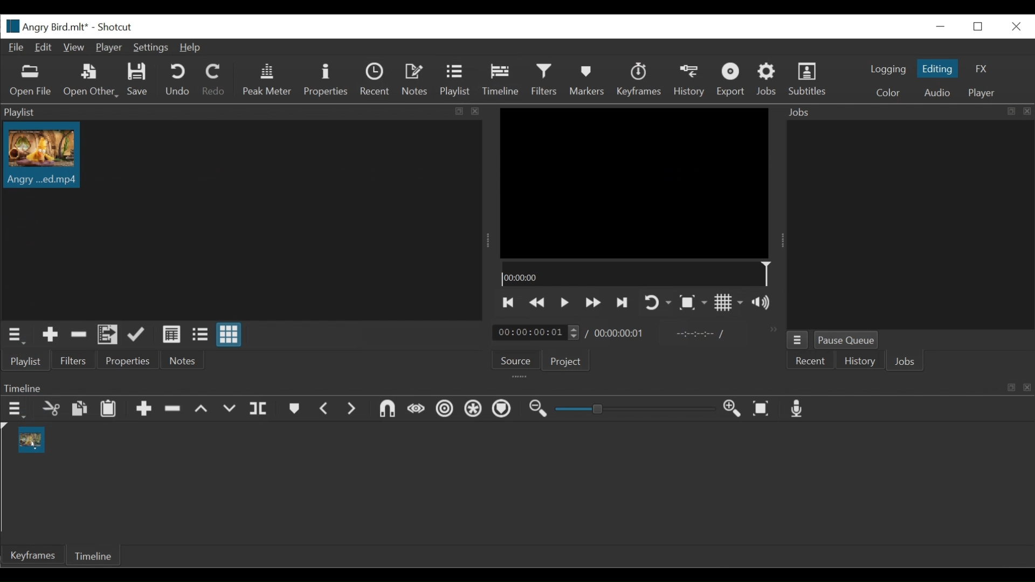 This screenshot has height=582, width=1035. What do you see at coordinates (35, 557) in the screenshot?
I see `keyframe` at bounding box center [35, 557].